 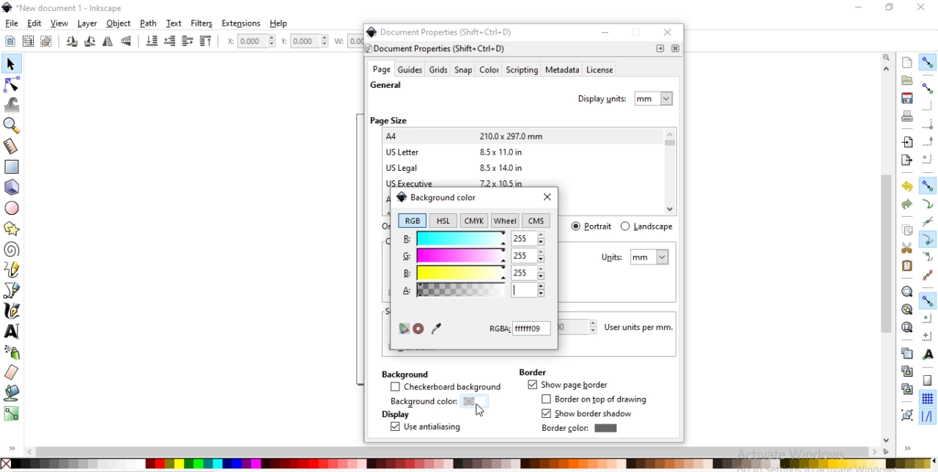 I want to click on flip vertically, so click(x=127, y=42).